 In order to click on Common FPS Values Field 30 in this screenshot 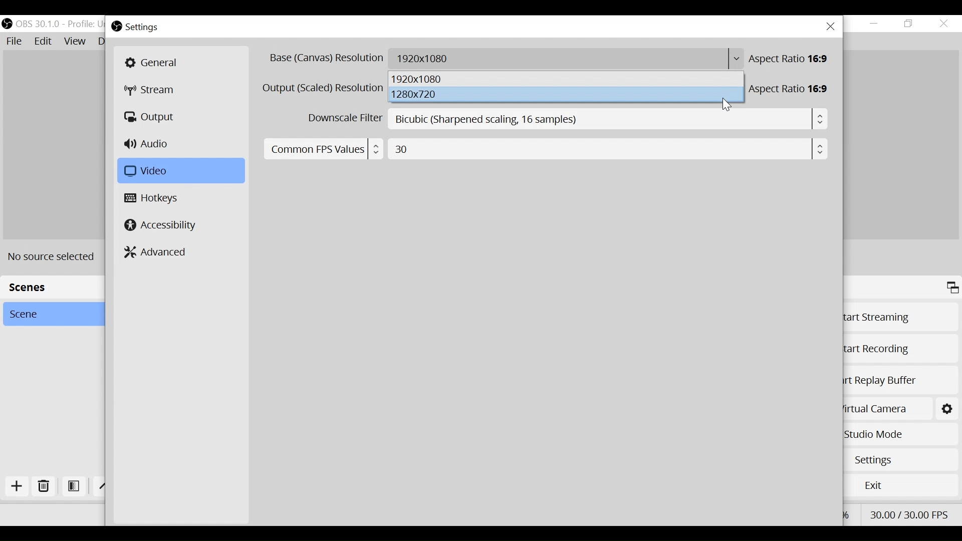, I will do `click(543, 148)`.